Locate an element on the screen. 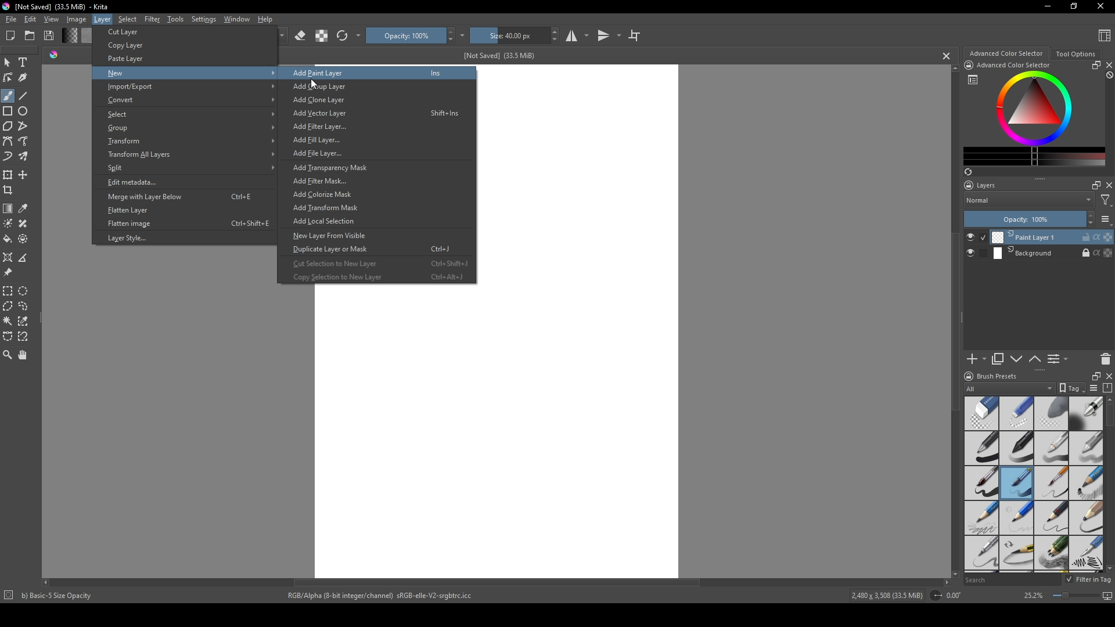 This screenshot has width=1115, height=627. Add Transform Mask is located at coordinates (326, 208).